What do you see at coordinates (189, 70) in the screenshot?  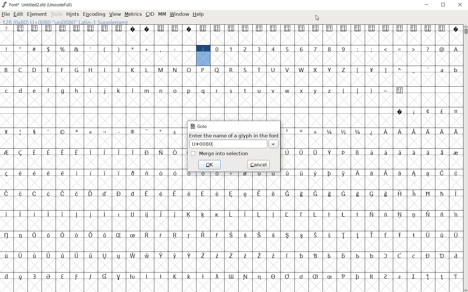 I see `glyph` at bounding box center [189, 70].